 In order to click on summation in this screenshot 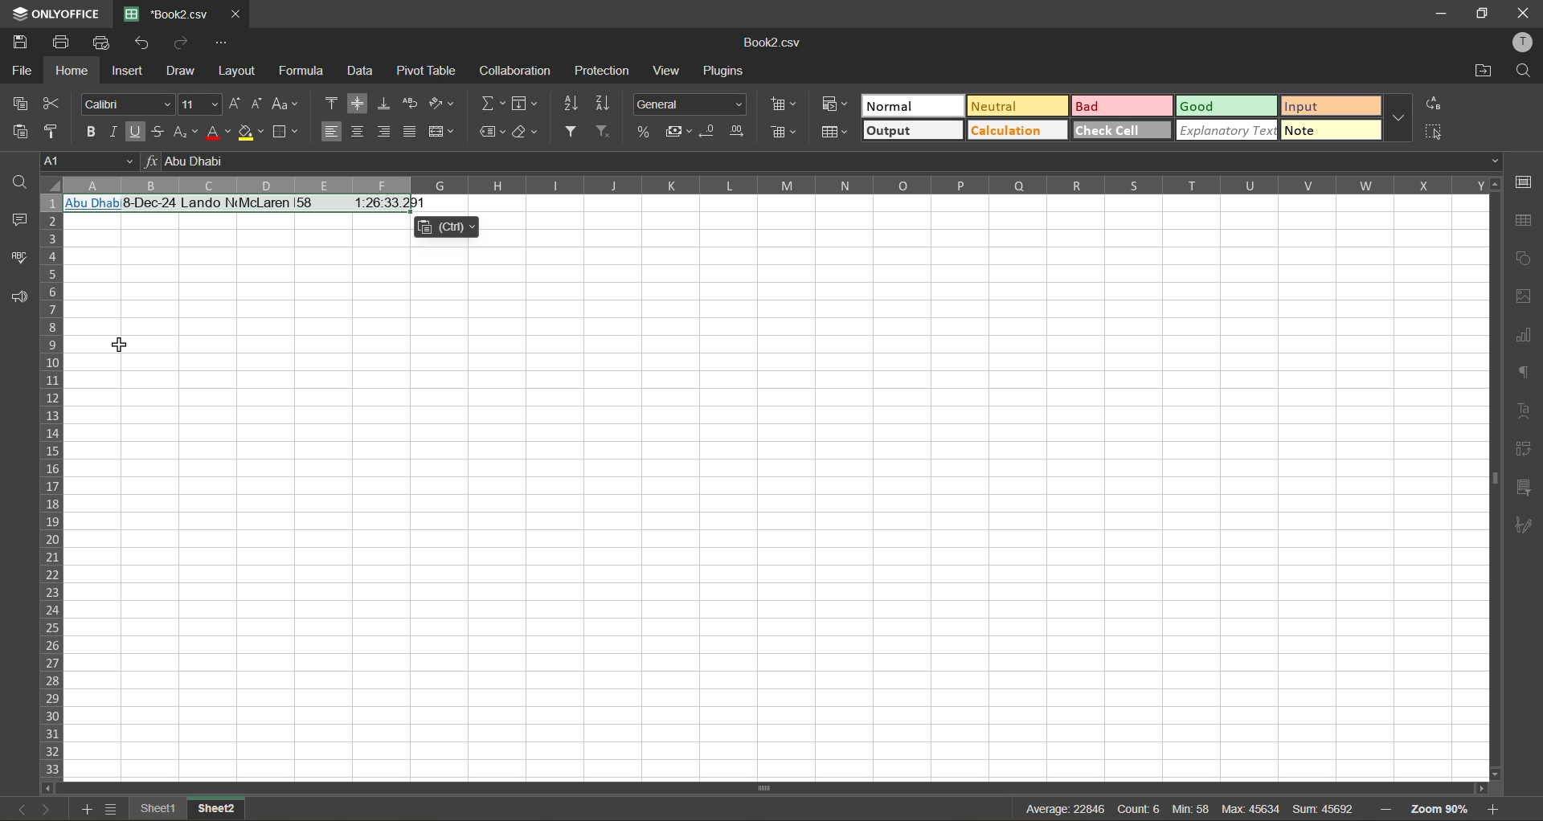, I will do `click(492, 103)`.